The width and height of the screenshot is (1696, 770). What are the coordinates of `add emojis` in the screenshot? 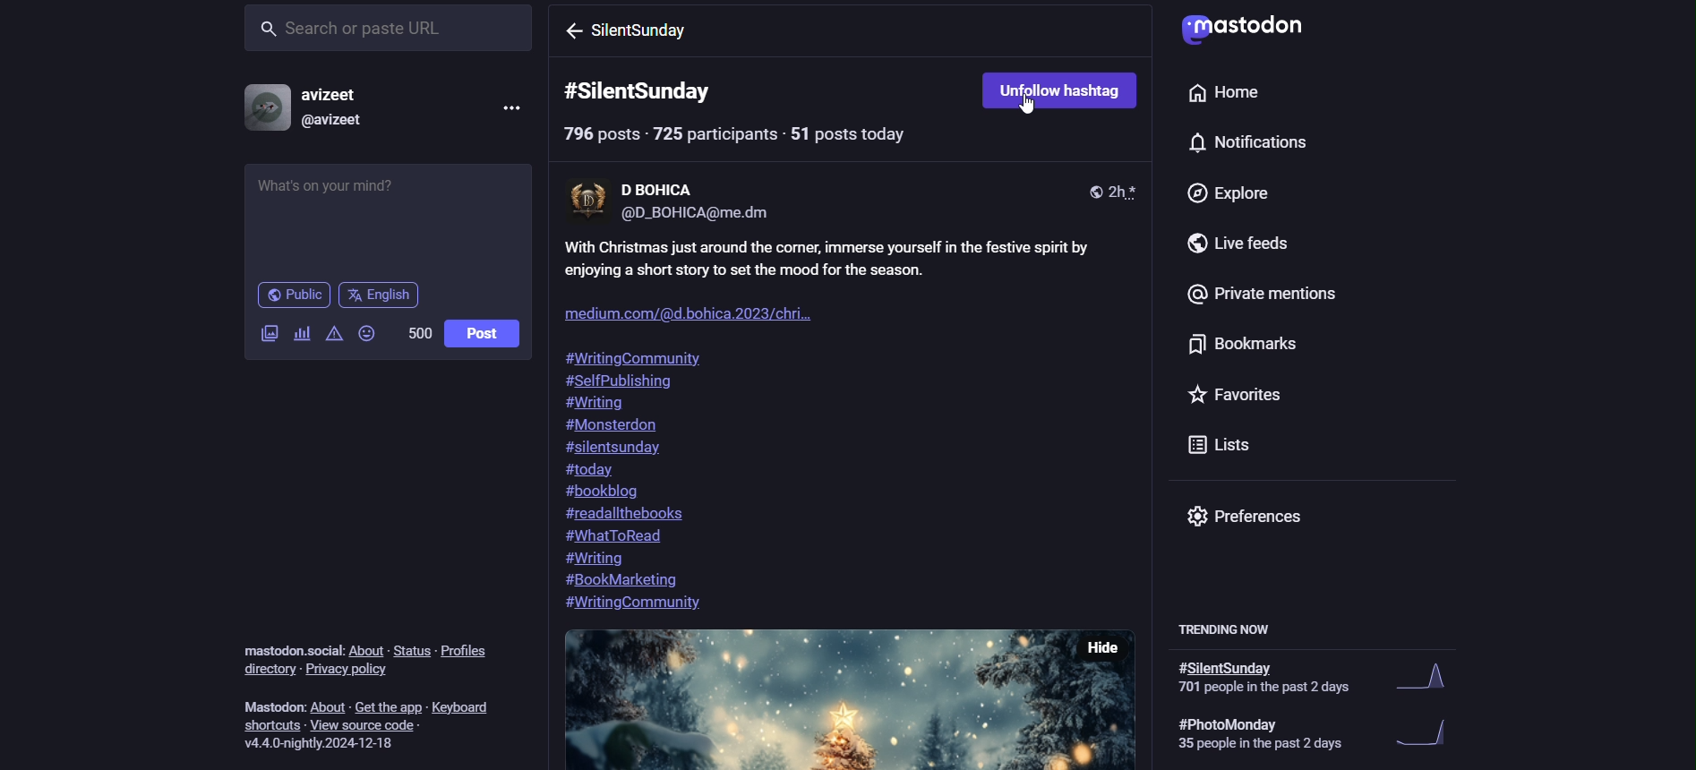 It's located at (367, 334).